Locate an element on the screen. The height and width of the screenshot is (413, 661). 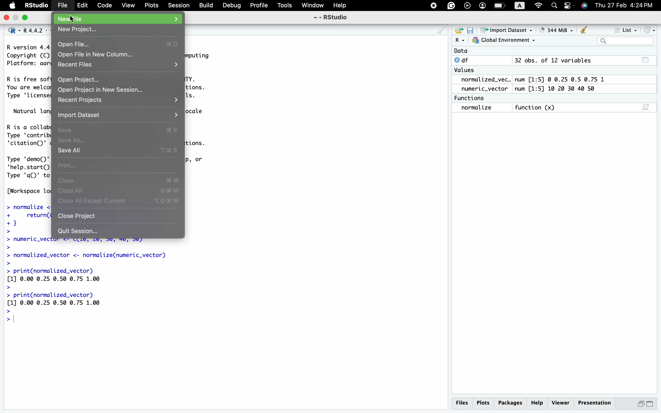
close is located at coordinates (5, 18).